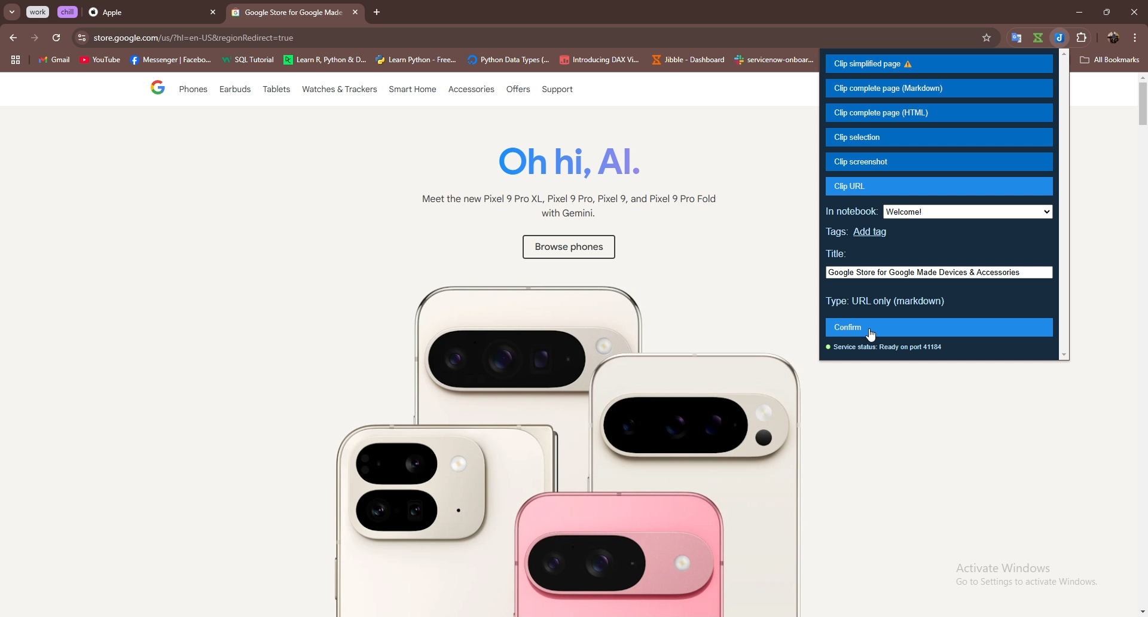  Describe the element at coordinates (325, 60) in the screenshot. I see `Learn R &Pytho` at that location.